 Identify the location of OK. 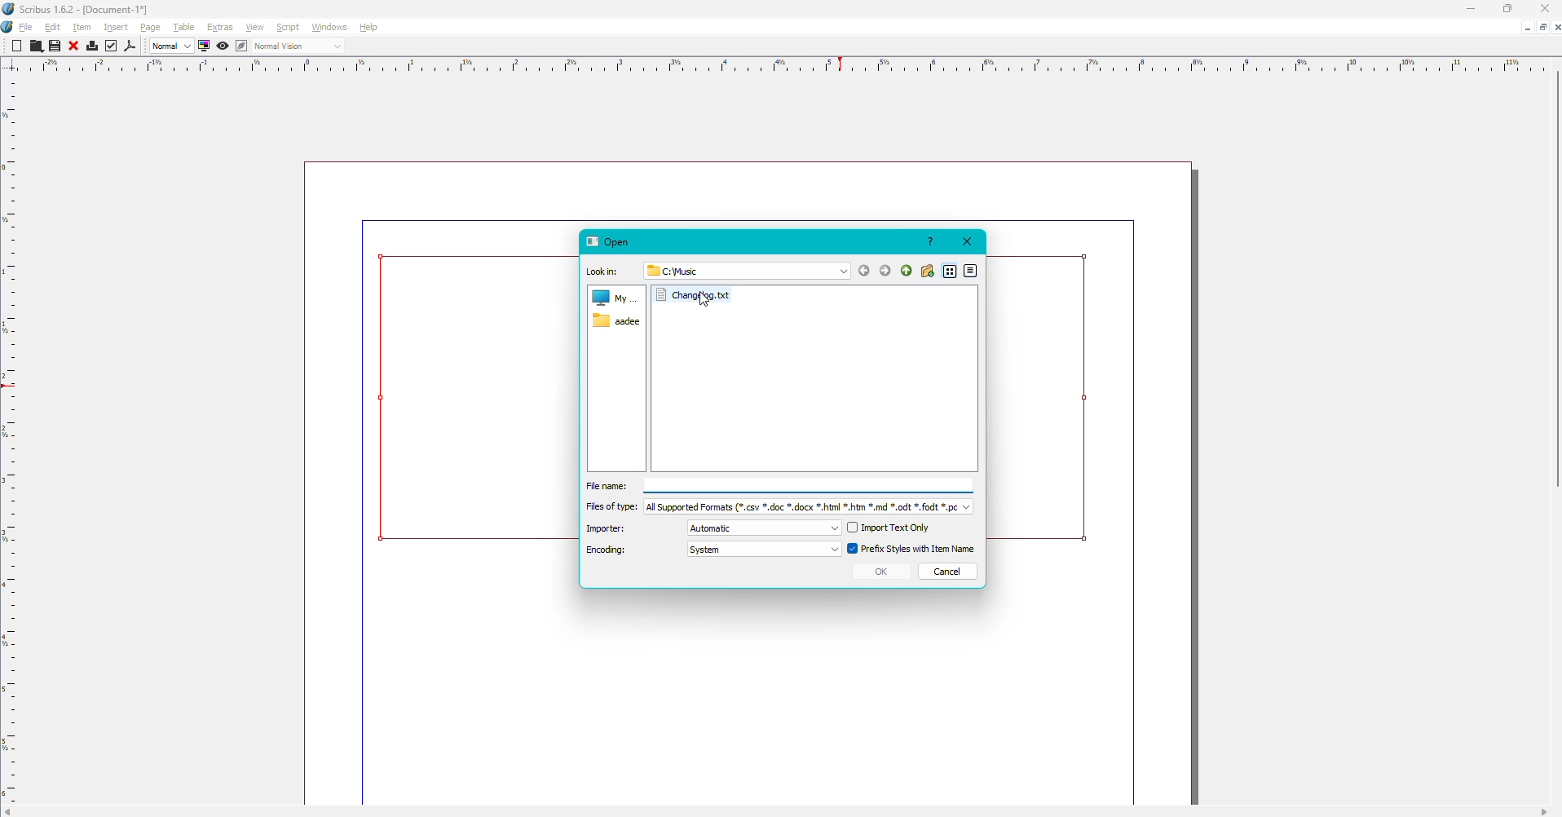
(882, 571).